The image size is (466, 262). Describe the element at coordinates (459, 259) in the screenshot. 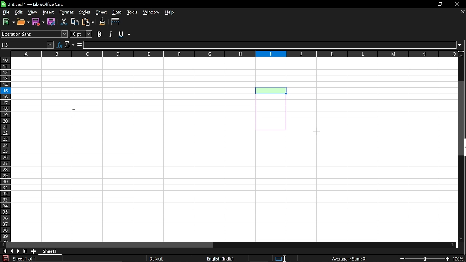

I see `Current Zoom` at that location.